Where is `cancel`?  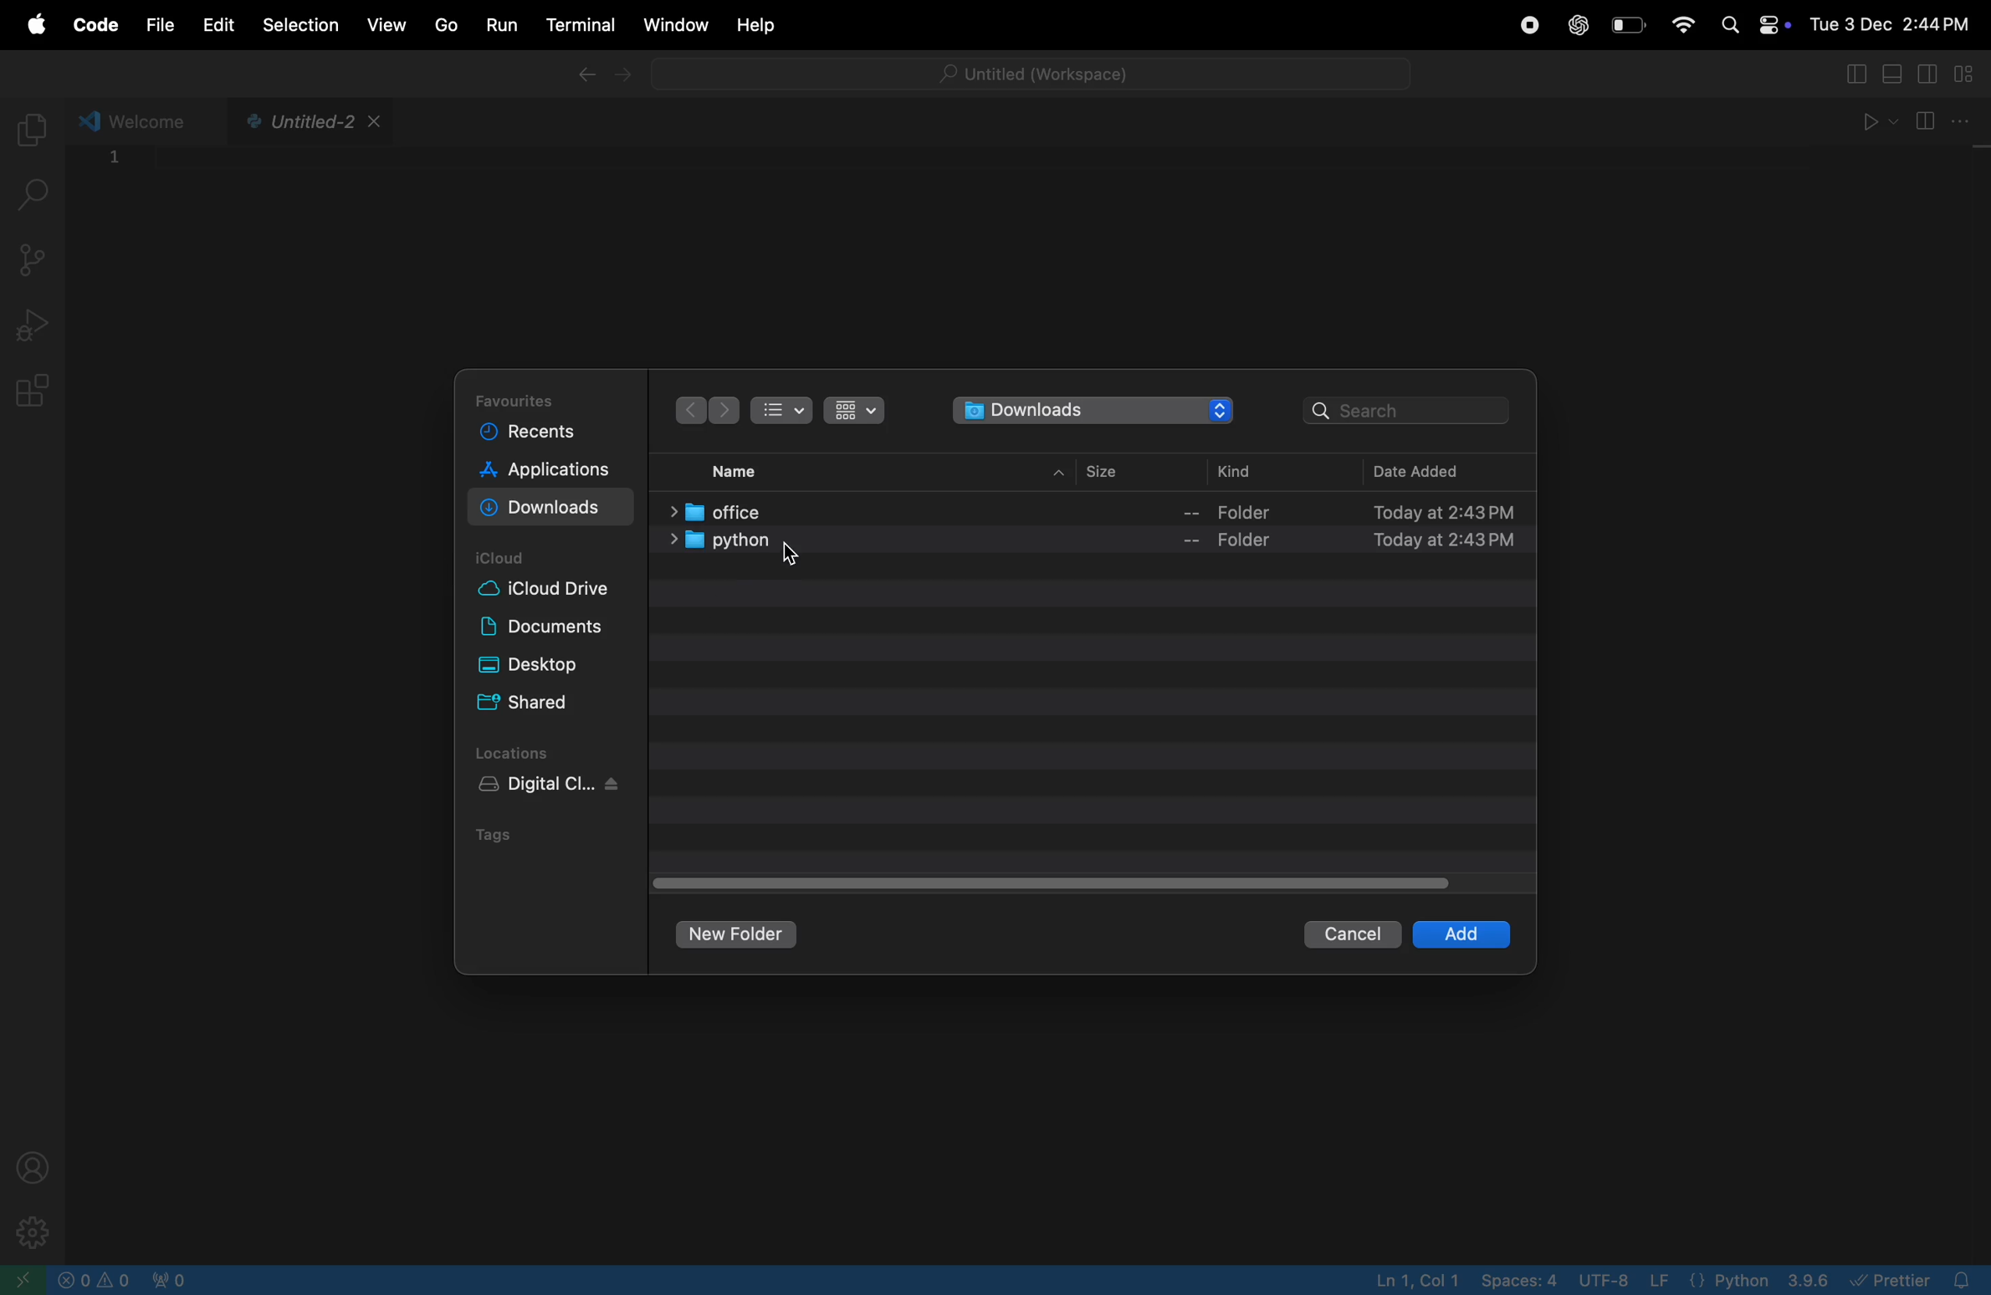
cancel is located at coordinates (1352, 933).